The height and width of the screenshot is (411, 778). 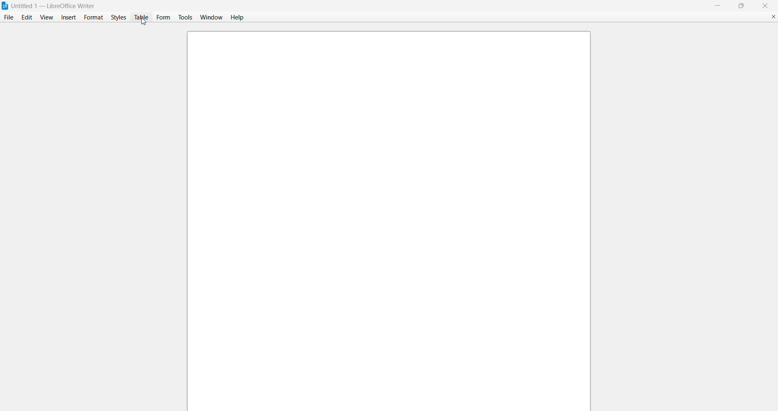 What do you see at coordinates (716, 5) in the screenshot?
I see `minimize` at bounding box center [716, 5].